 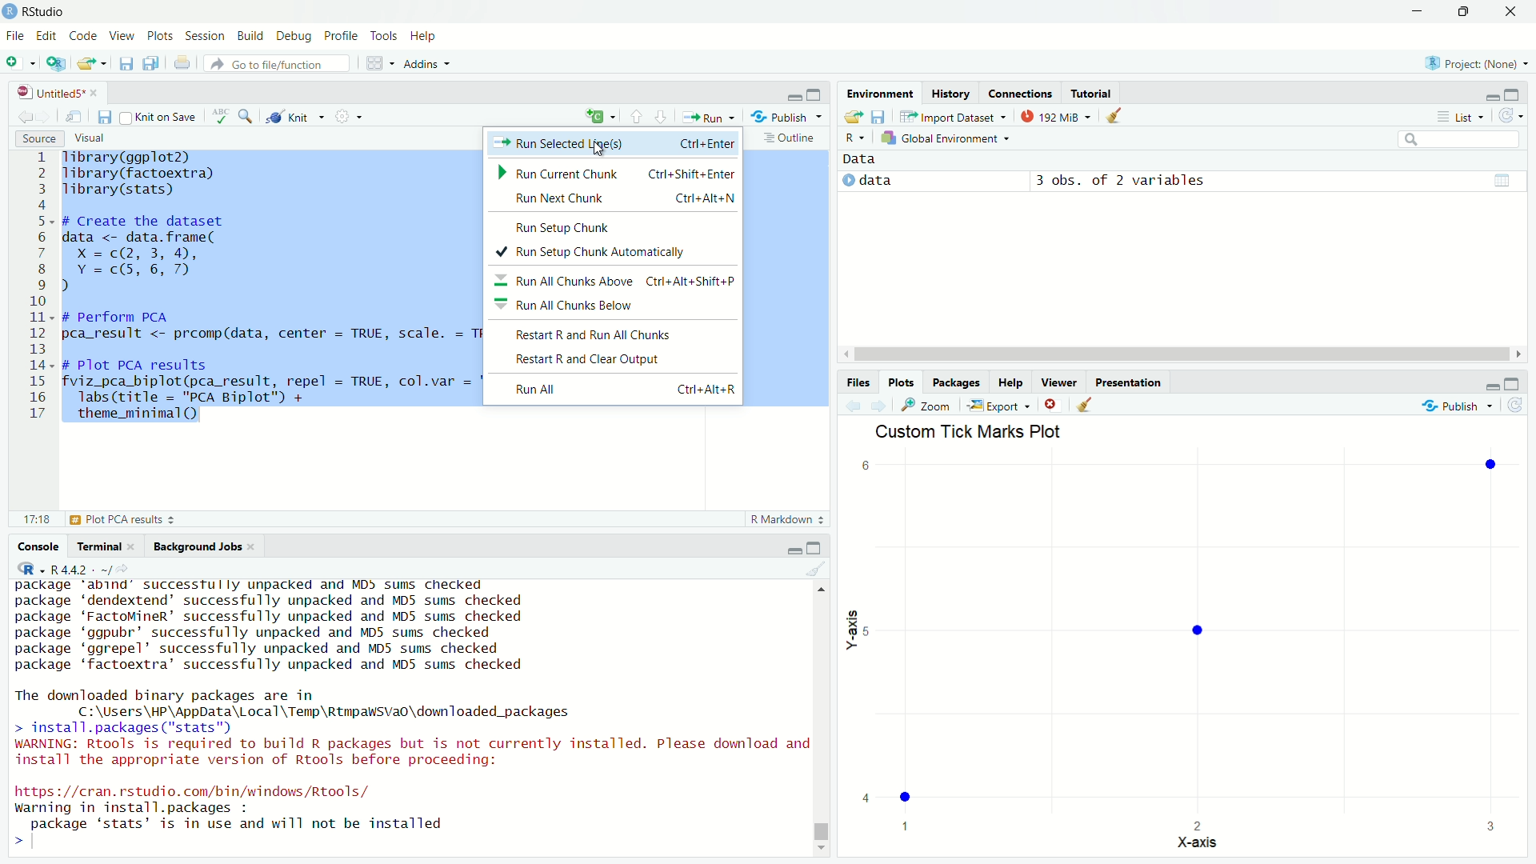 I want to click on maximize, so click(x=817, y=548).